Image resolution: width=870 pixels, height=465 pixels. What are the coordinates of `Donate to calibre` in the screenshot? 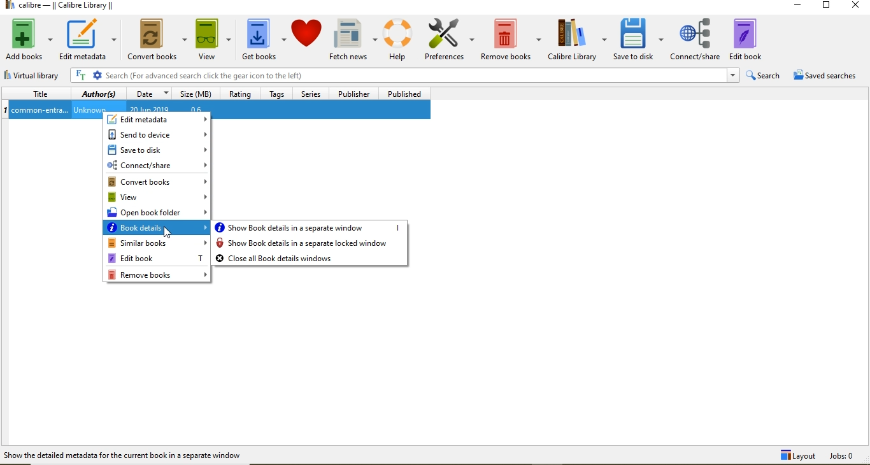 It's located at (308, 39).